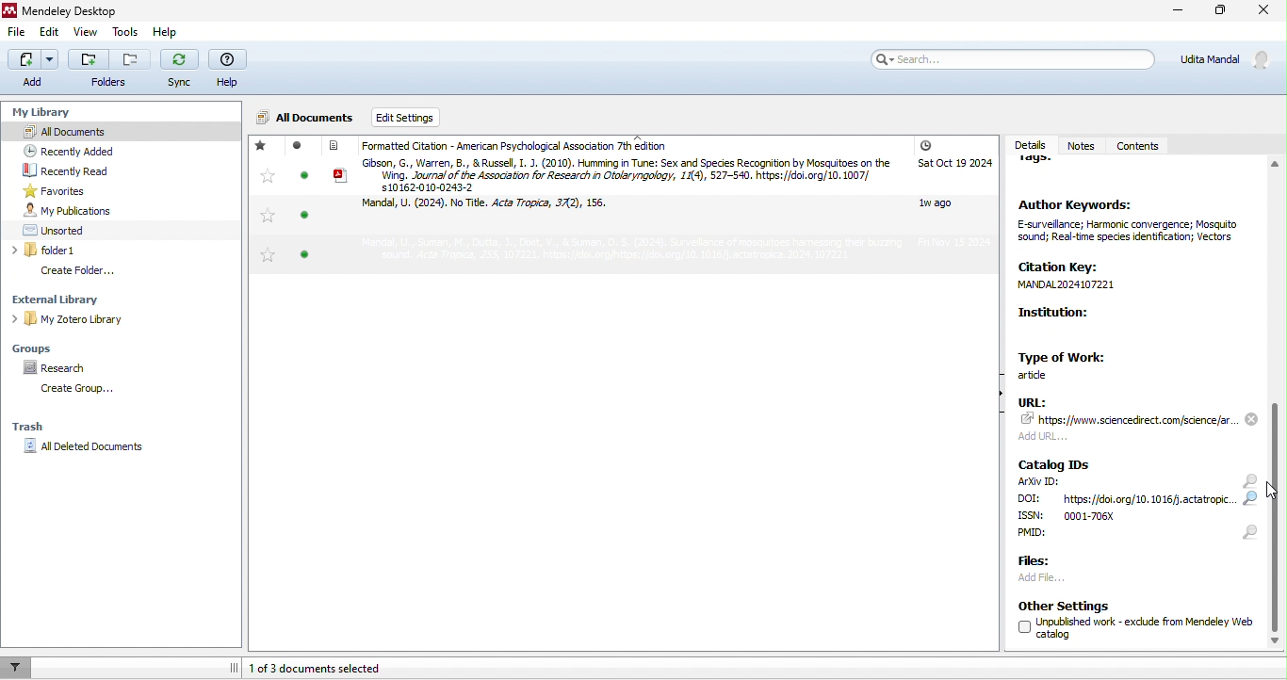 Image resolution: width=1287 pixels, height=680 pixels. Describe the element at coordinates (1230, 59) in the screenshot. I see `Udita Mandal` at that location.